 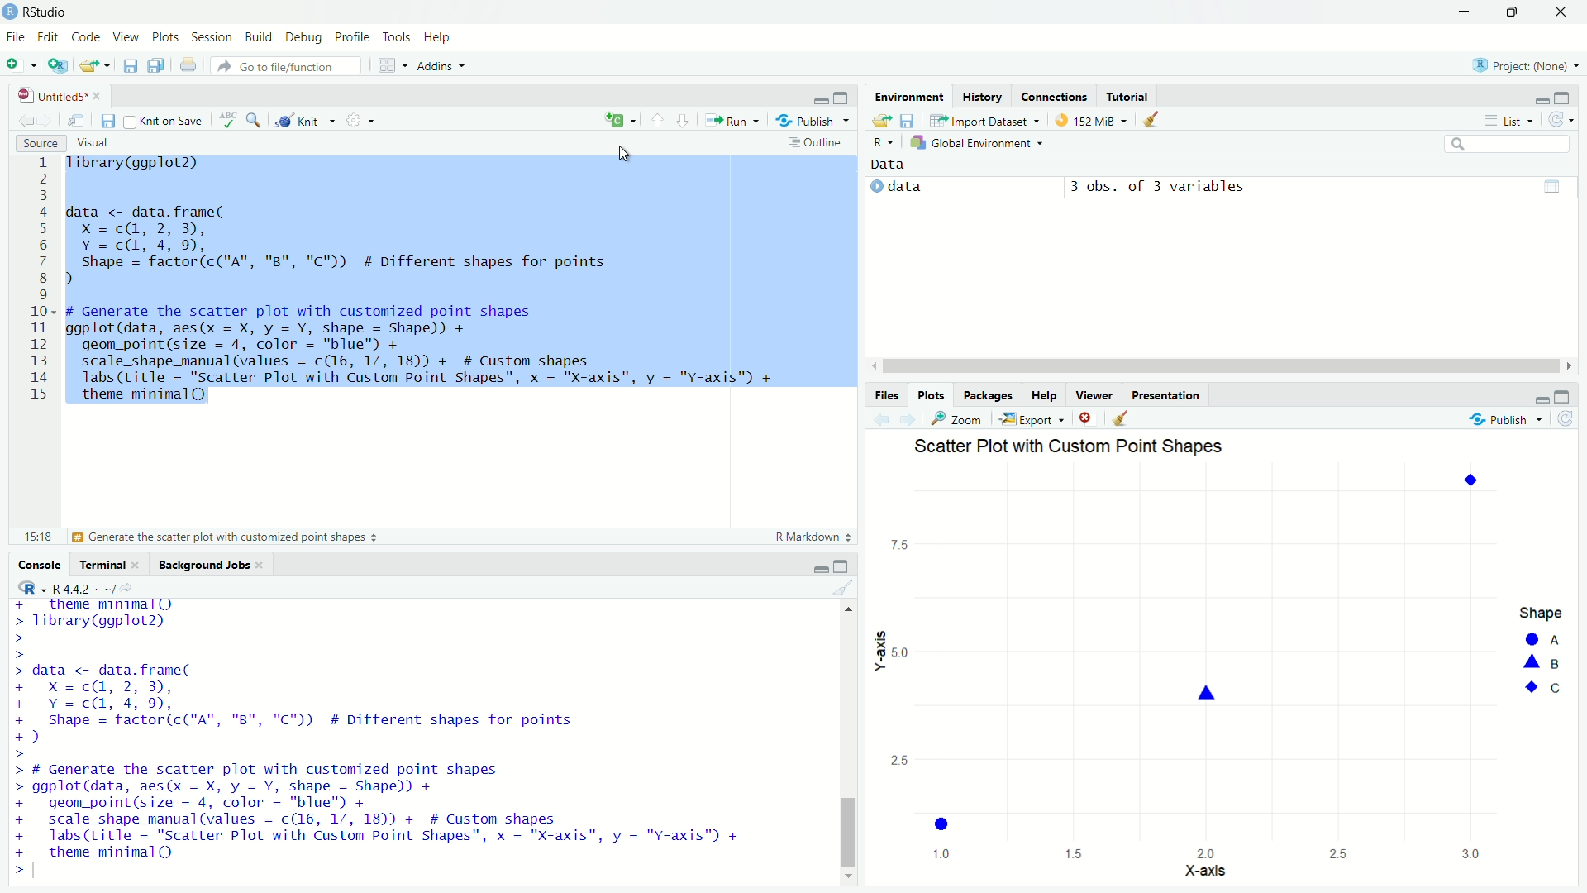 I want to click on close, so click(x=1561, y=12).